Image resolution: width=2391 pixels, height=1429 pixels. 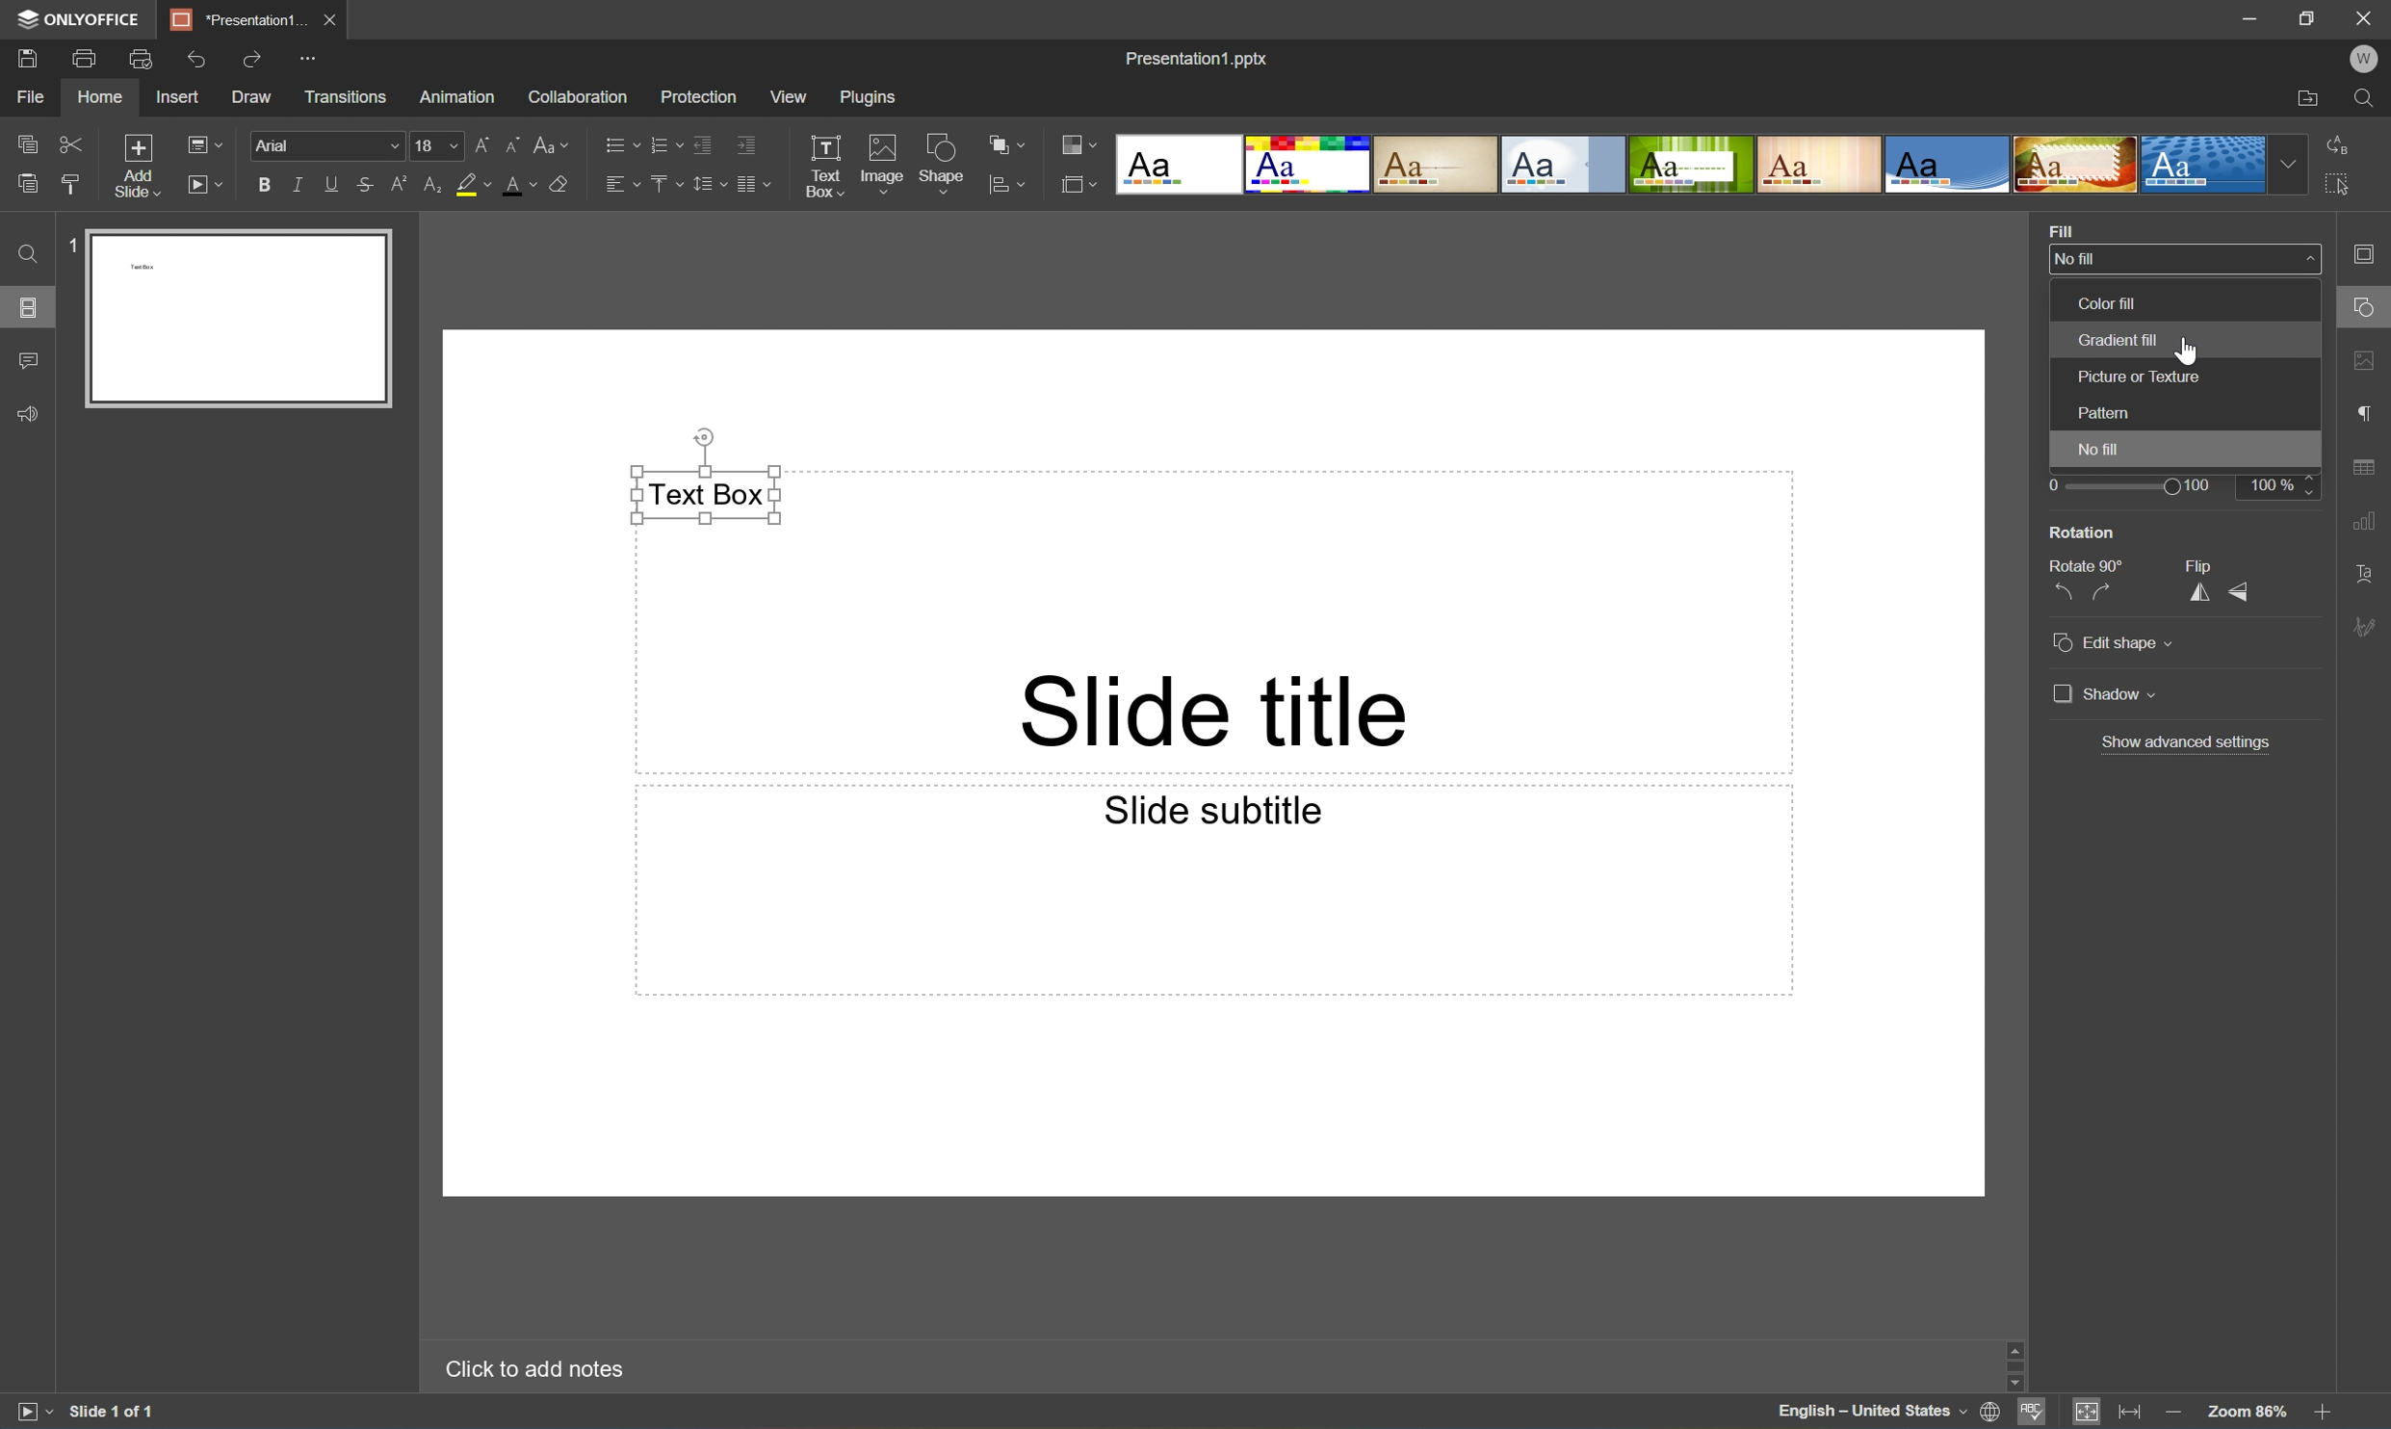 I want to click on Picture or Texture, so click(x=2136, y=377).